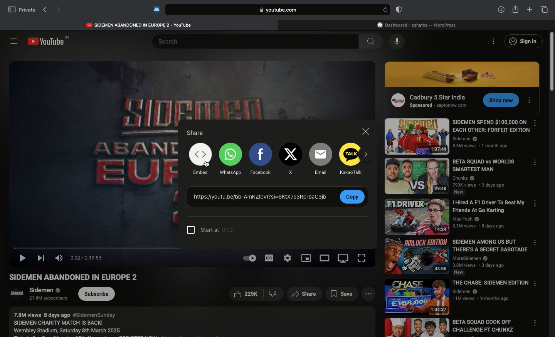  What do you see at coordinates (397, 42) in the screenshot?
I see `Voice dictation` at bounding box center [397, 42].